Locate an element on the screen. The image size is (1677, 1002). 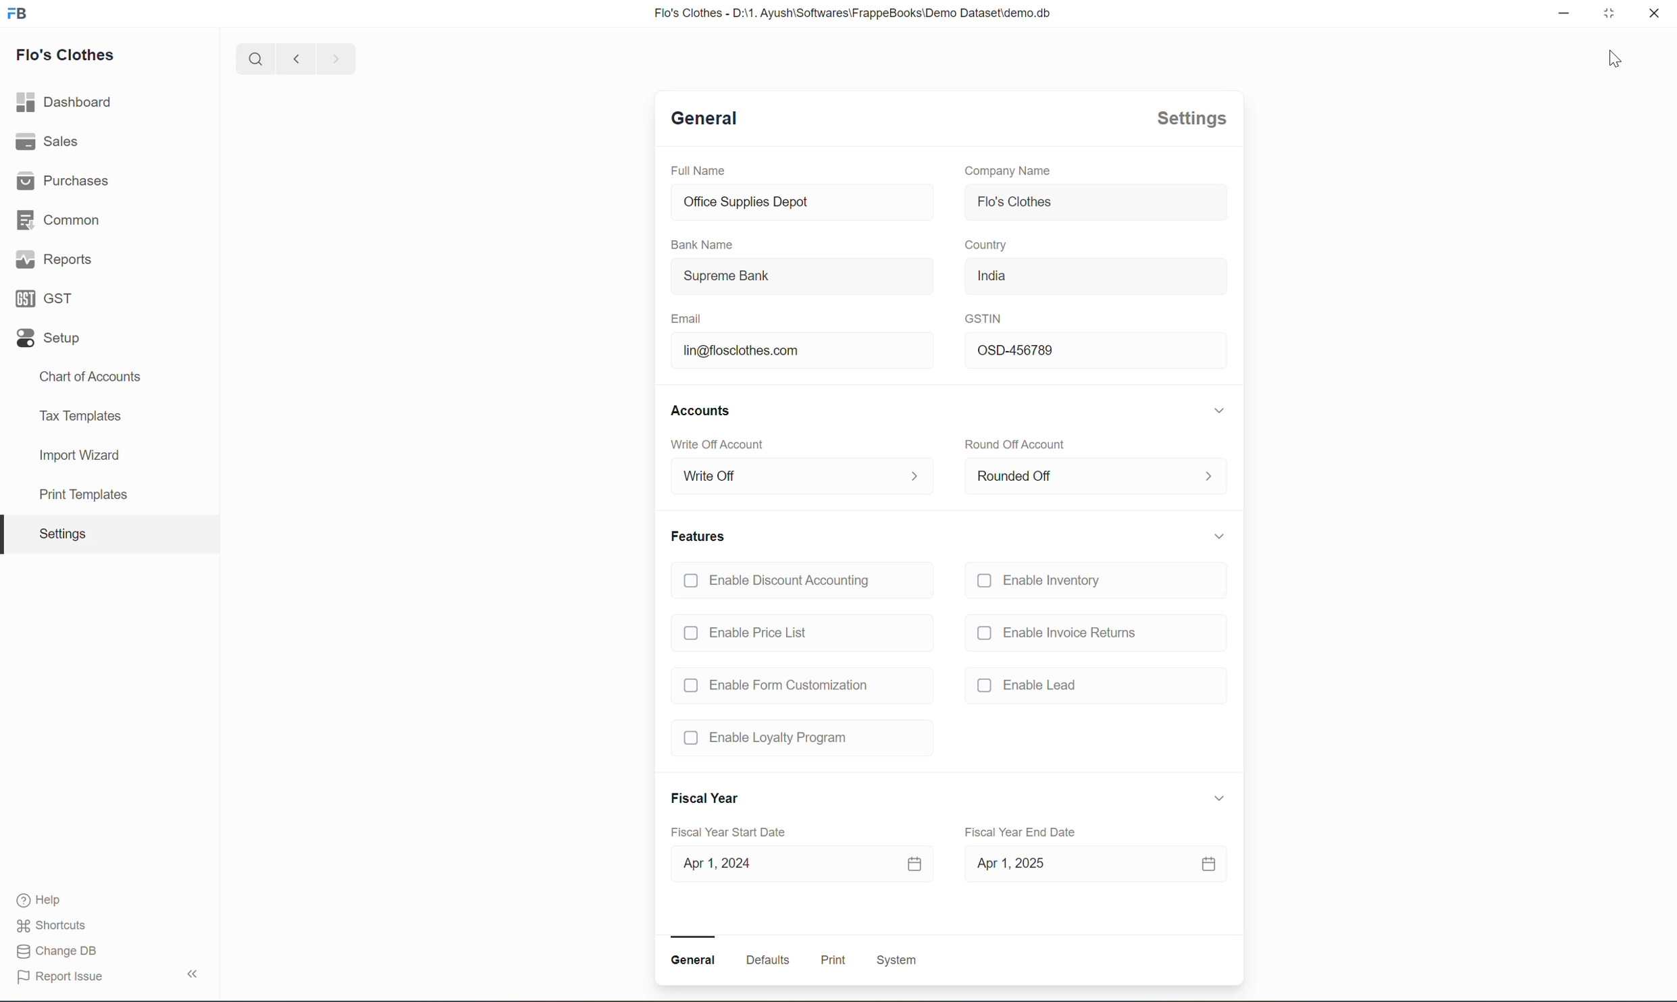
Supreme Bank is located at coordinates (802, 277).